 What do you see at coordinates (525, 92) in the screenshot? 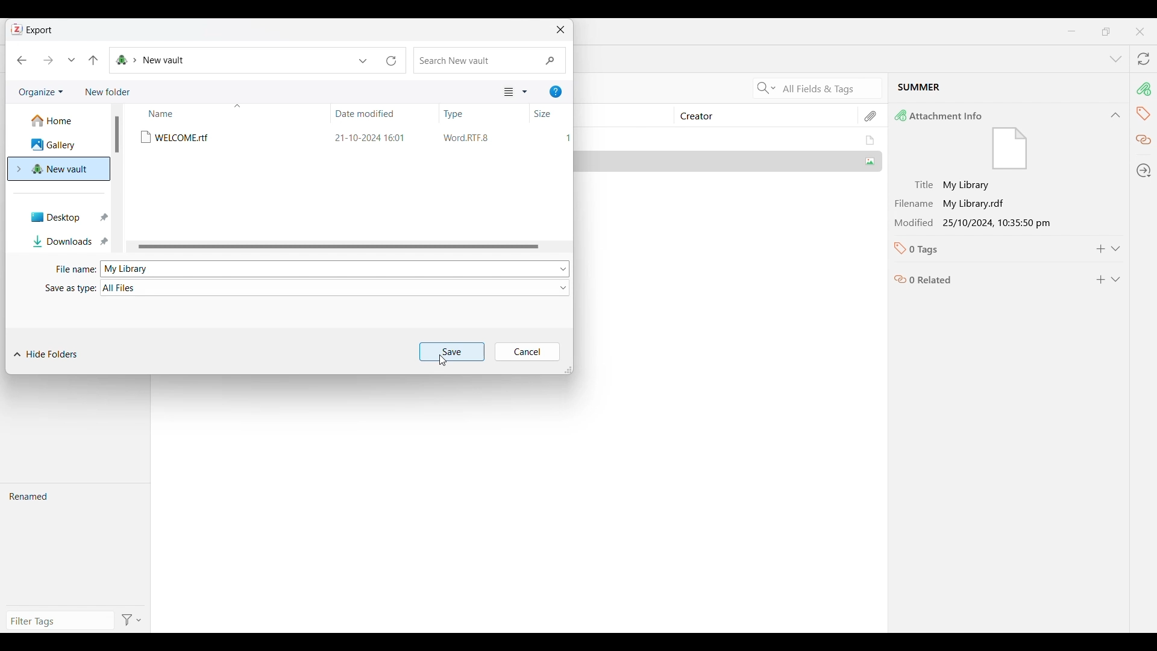
I see `More view ` at bounding box center [525, 92].